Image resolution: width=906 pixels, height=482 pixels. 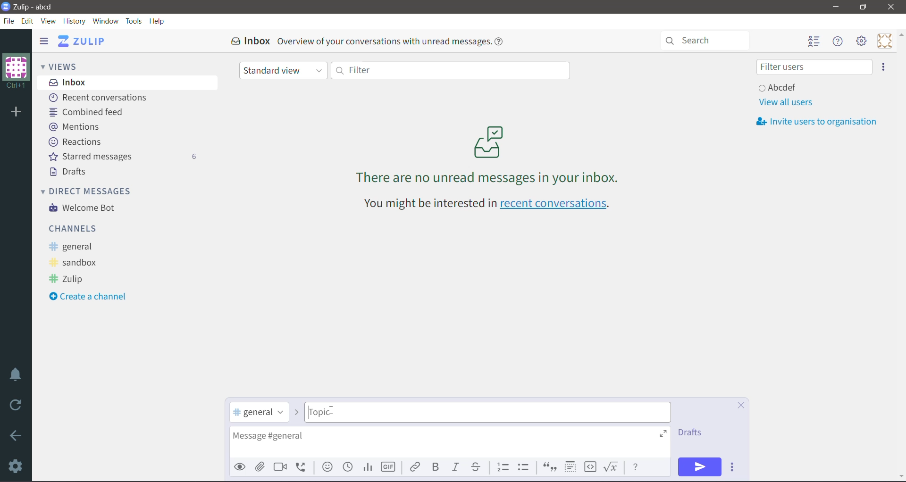 I want to click on Math, so click(x=612, y=467).